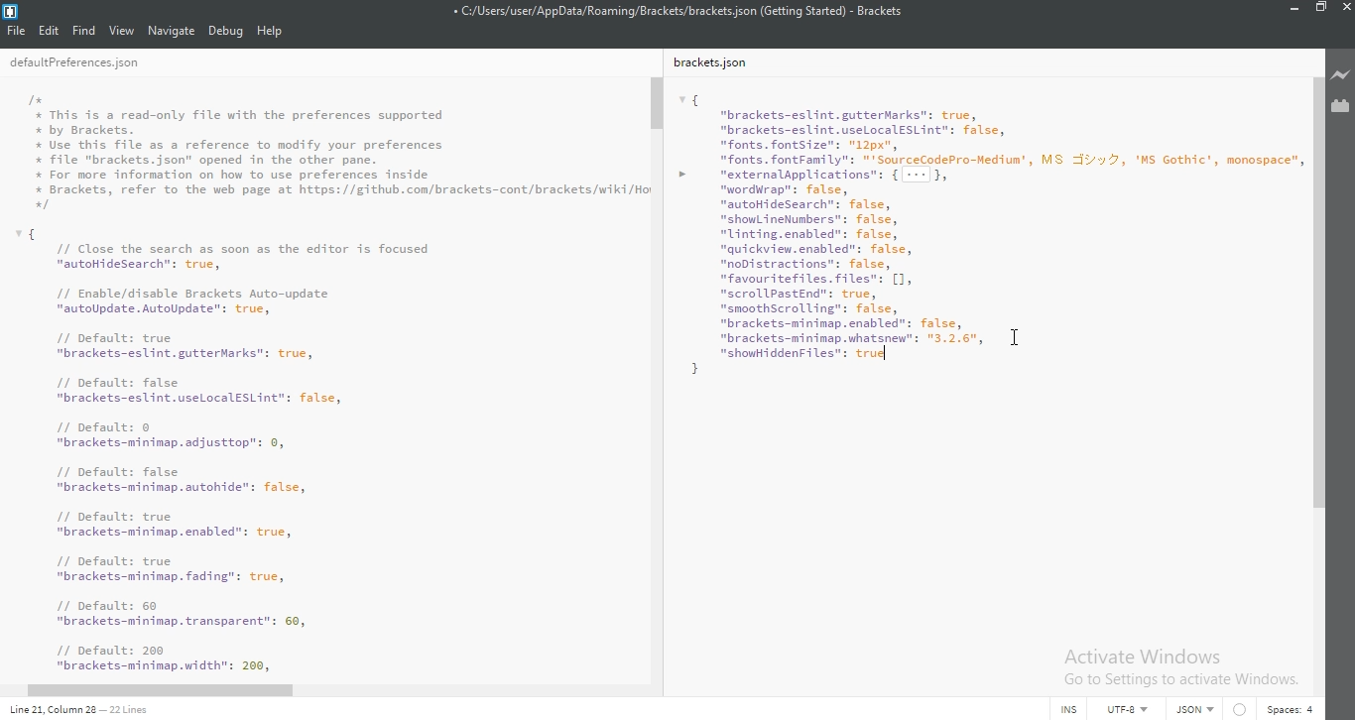  What do you see at coordinates (1291, 11) in the screenshot?
I see `minimise` at bounding box center [1291, 11].